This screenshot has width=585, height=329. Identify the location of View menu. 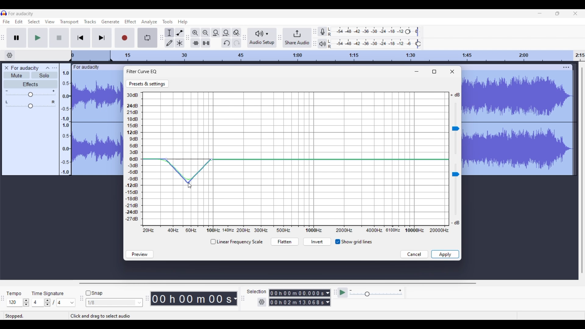
(50, 22).